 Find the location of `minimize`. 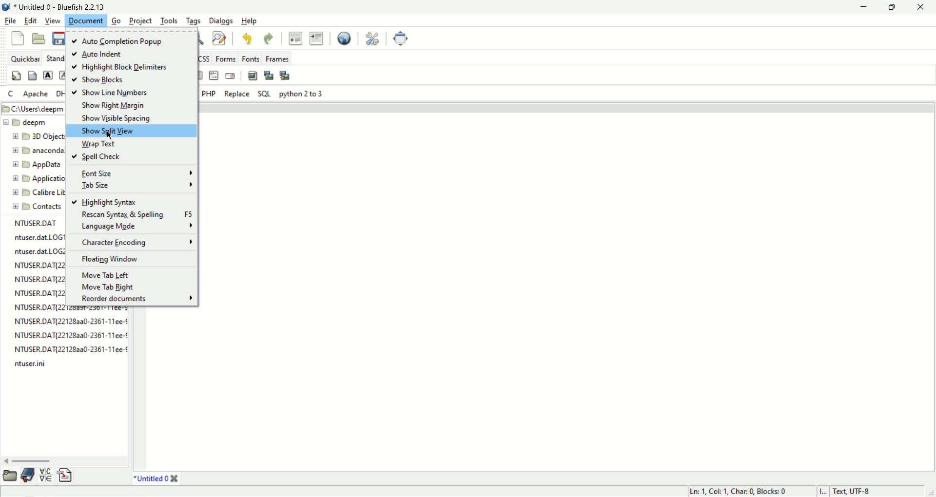

minimize is located at coordinates (864, 8).